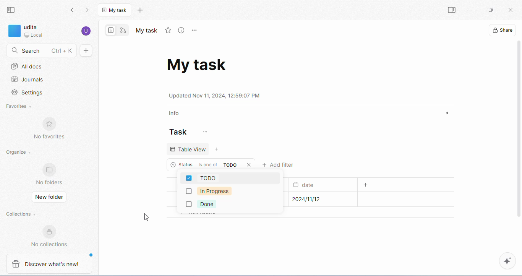 This screenshot has width=522, height=276. Describe the element at coordinates (206, 204) in the screenshot. I see `done` at that location.